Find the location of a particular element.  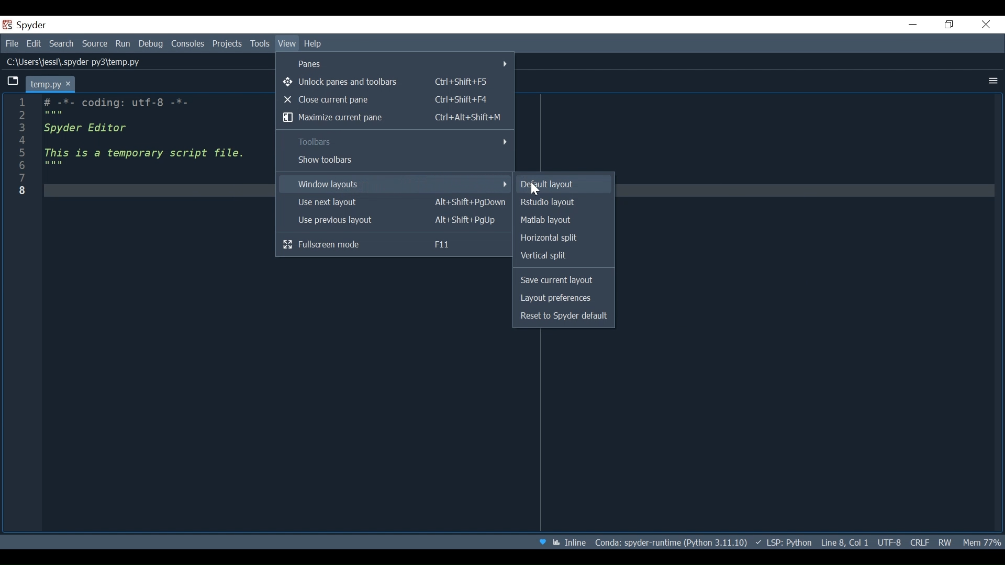

Matlab layout is located at coordinates (564, 220).